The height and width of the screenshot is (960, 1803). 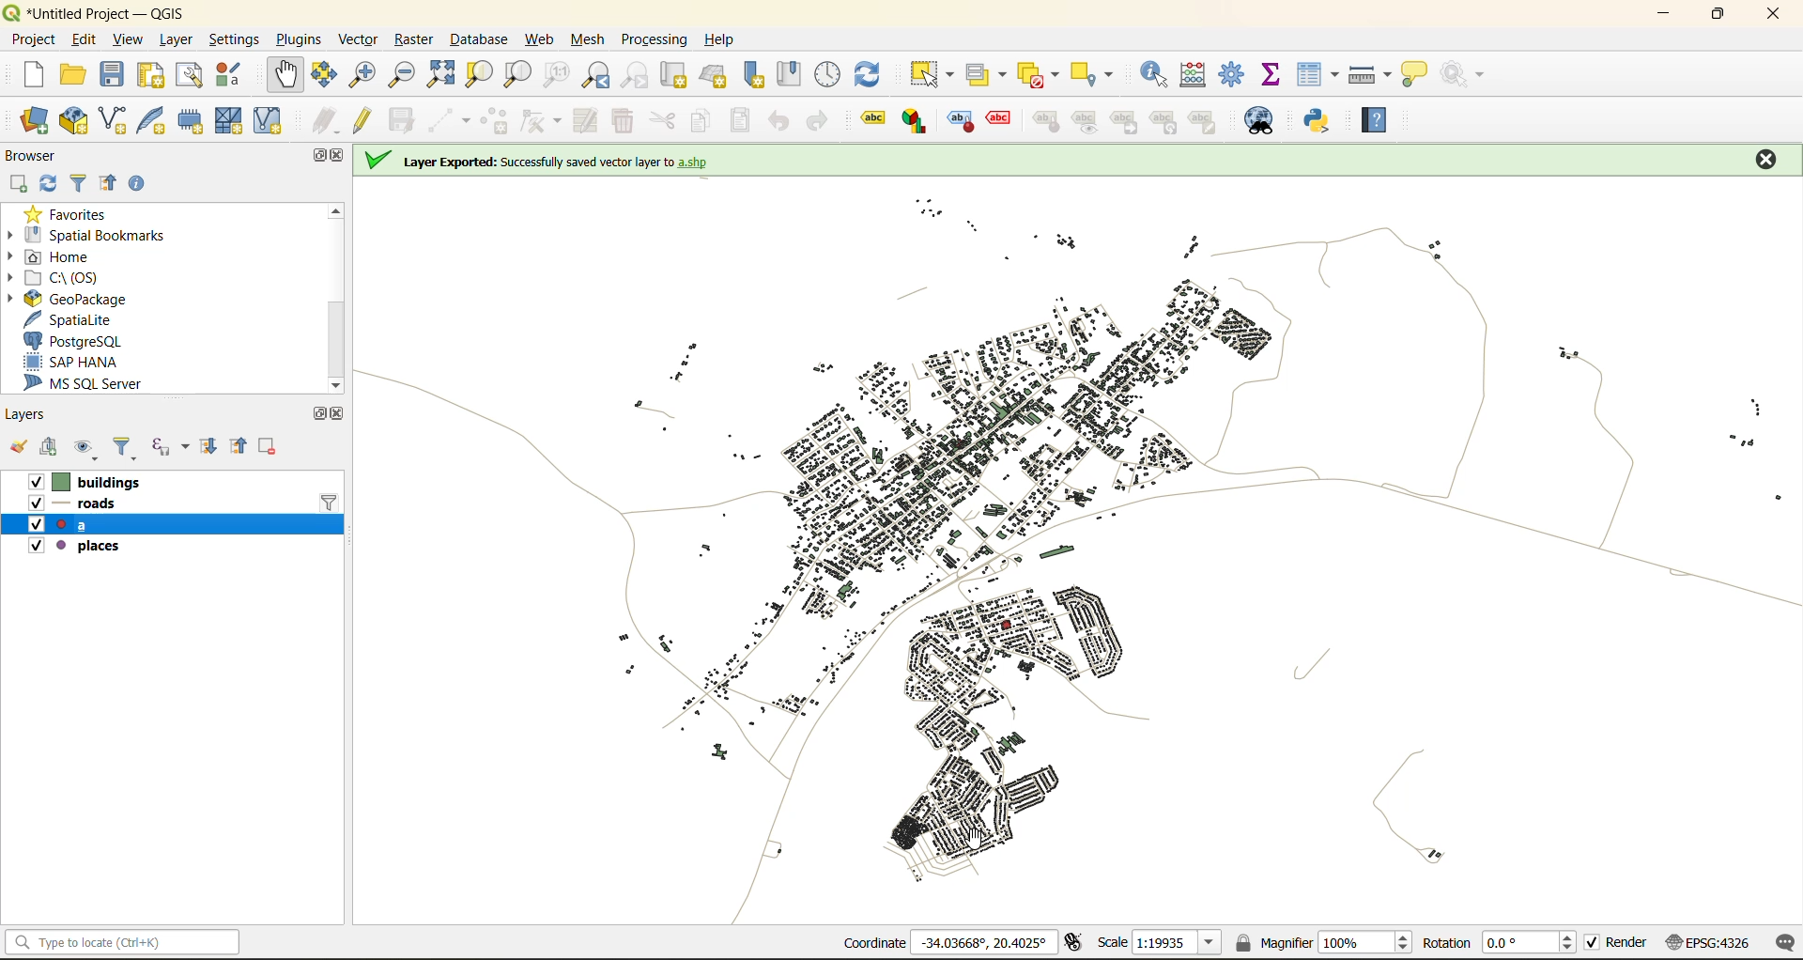 What do you see at coordinates (871, 119) in the screenshot?
I see `layer labeling` at bounding box center [871, 119].